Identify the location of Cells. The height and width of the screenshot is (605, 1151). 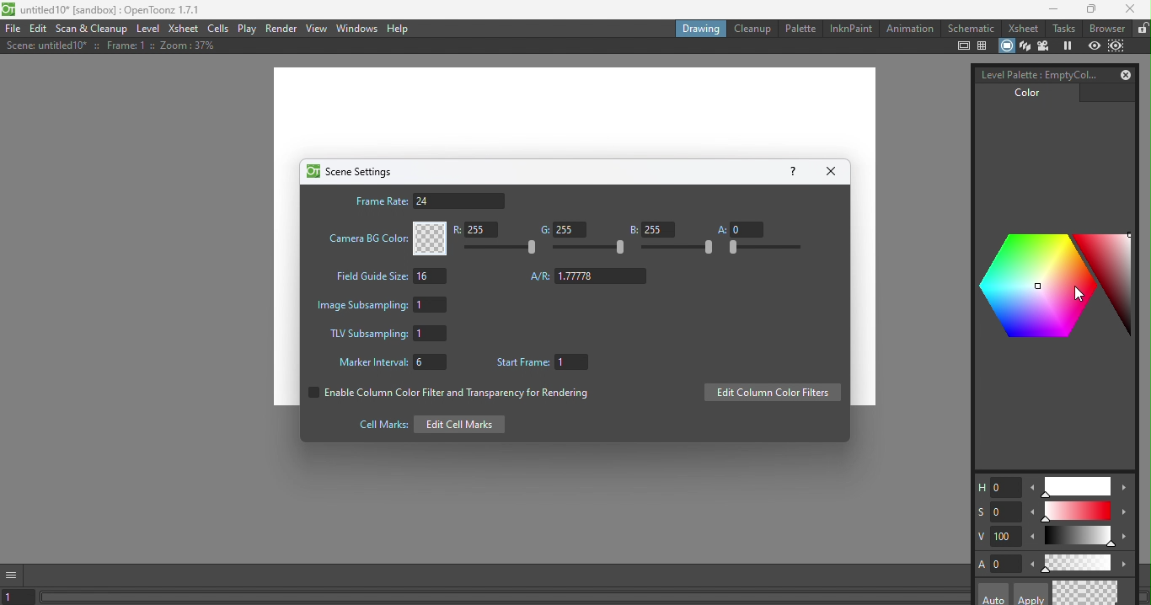
(219, 29).